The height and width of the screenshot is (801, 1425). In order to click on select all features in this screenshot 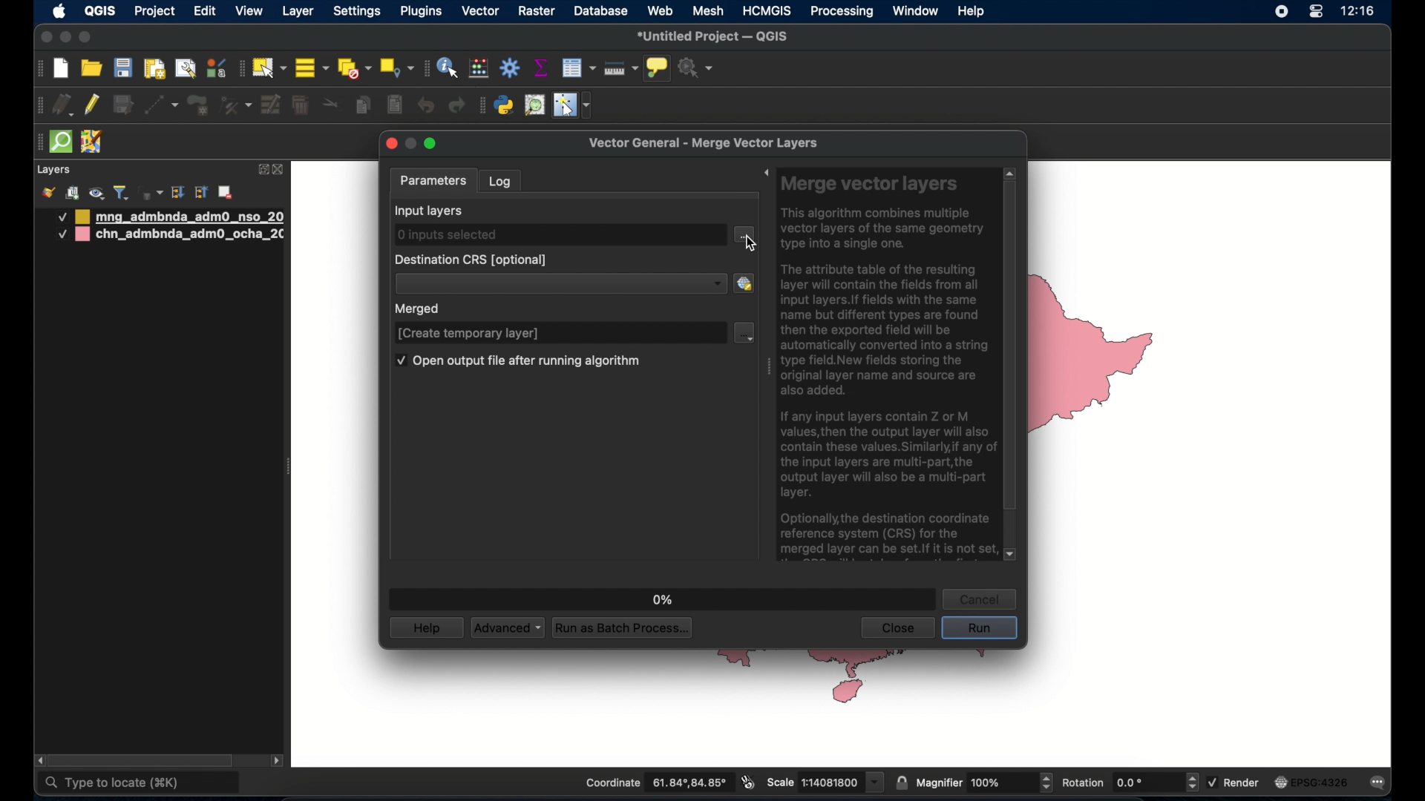, I will do `click(312, 69)`.